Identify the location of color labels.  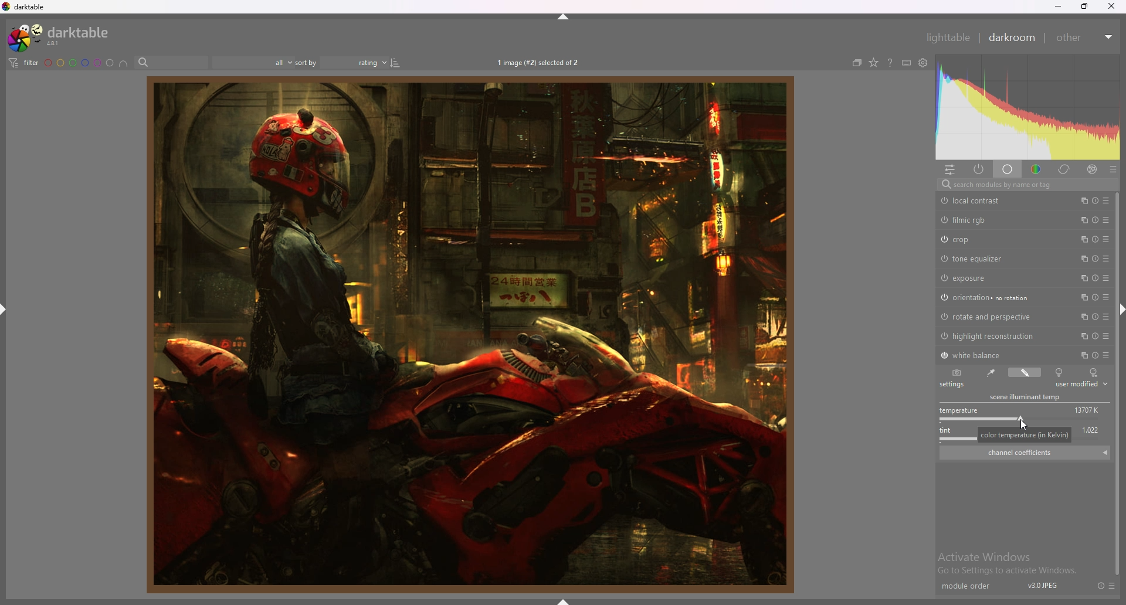
(79, 63).